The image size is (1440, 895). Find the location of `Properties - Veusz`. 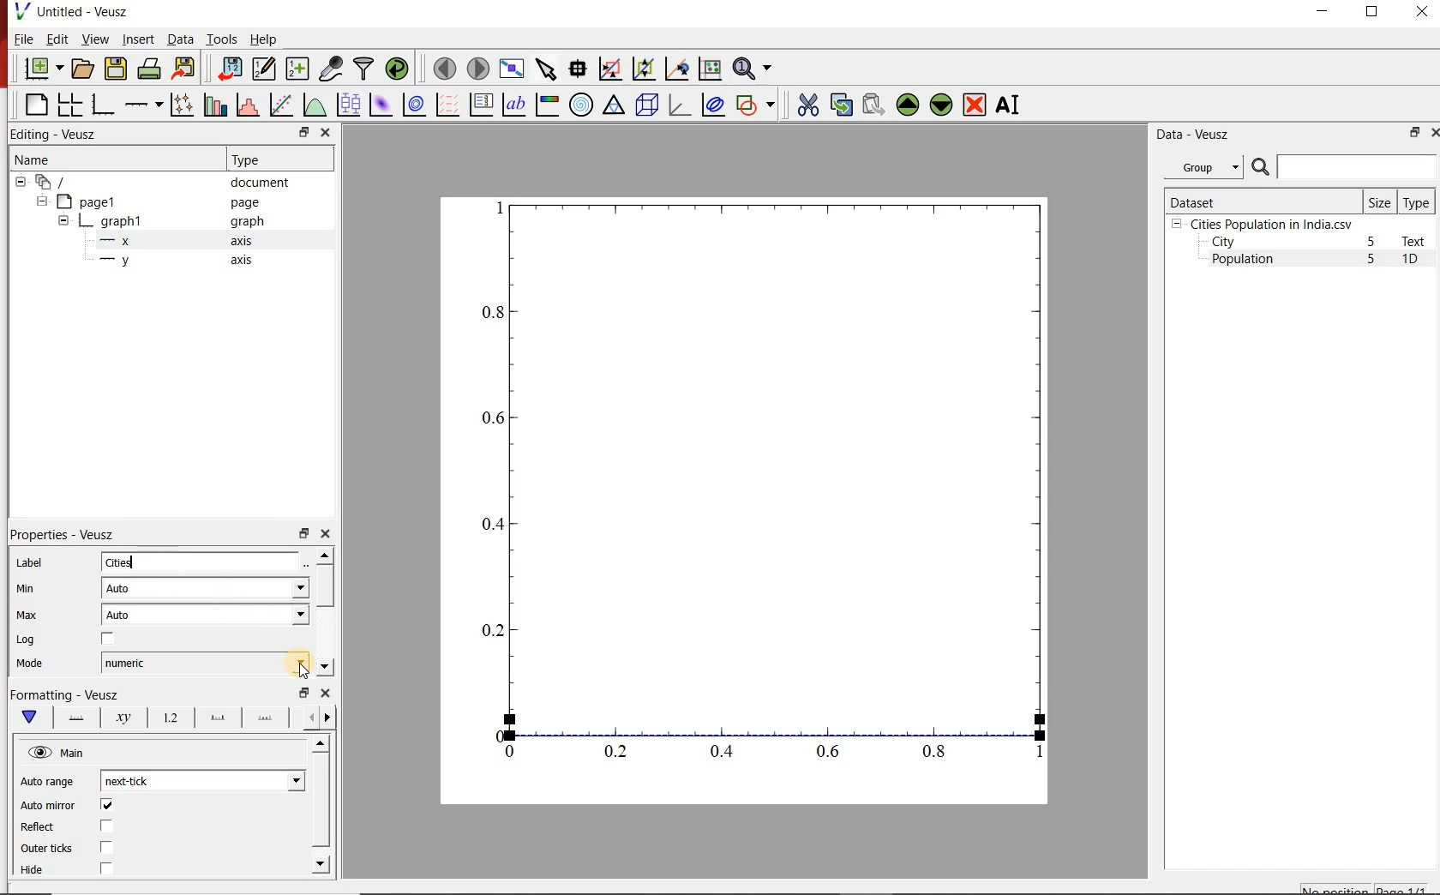

Properties - Veusz is located at coordinates (62, 535).